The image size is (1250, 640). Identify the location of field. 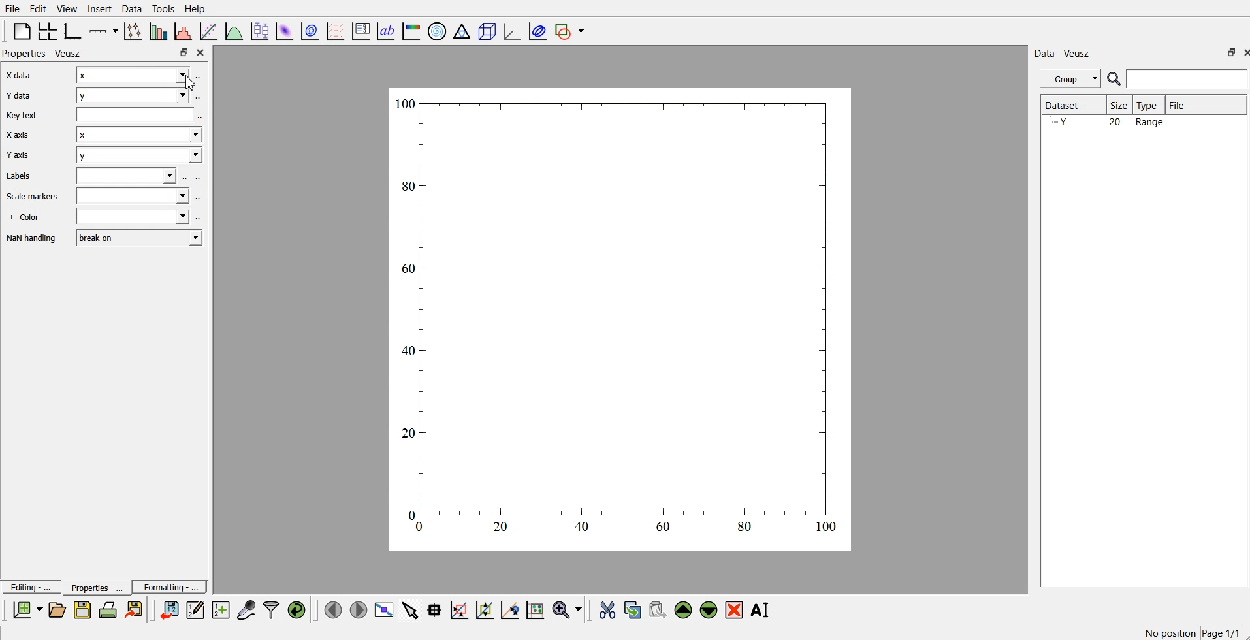
(134, 217).